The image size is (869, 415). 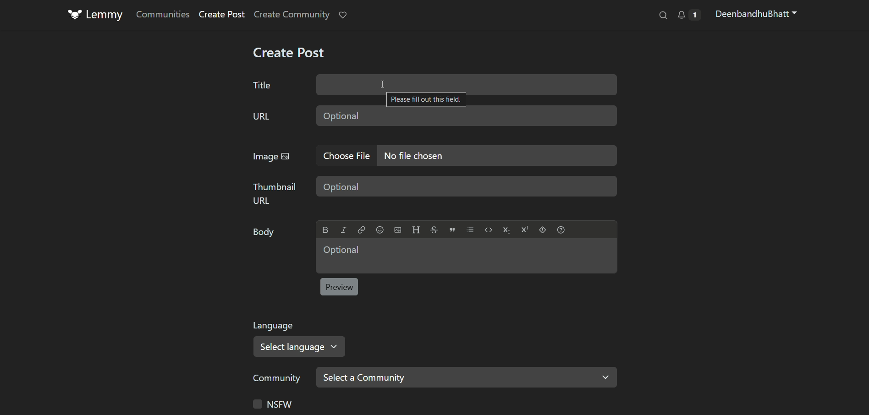 I want to click on thumbnail URL, so click(x=275, y=193).